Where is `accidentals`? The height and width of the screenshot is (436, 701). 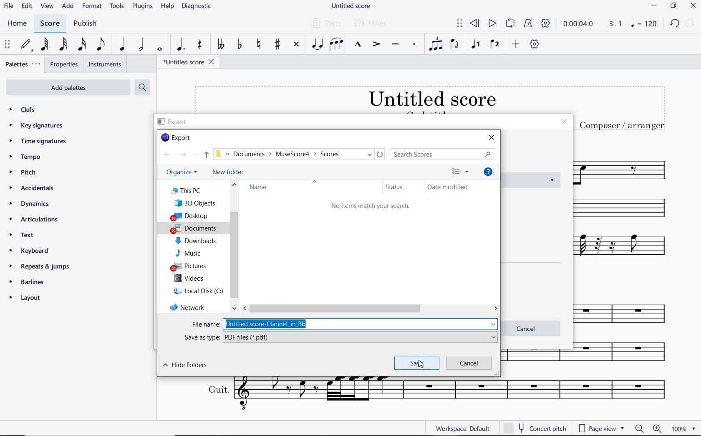 accidentals is located at coordinates (33, 189).